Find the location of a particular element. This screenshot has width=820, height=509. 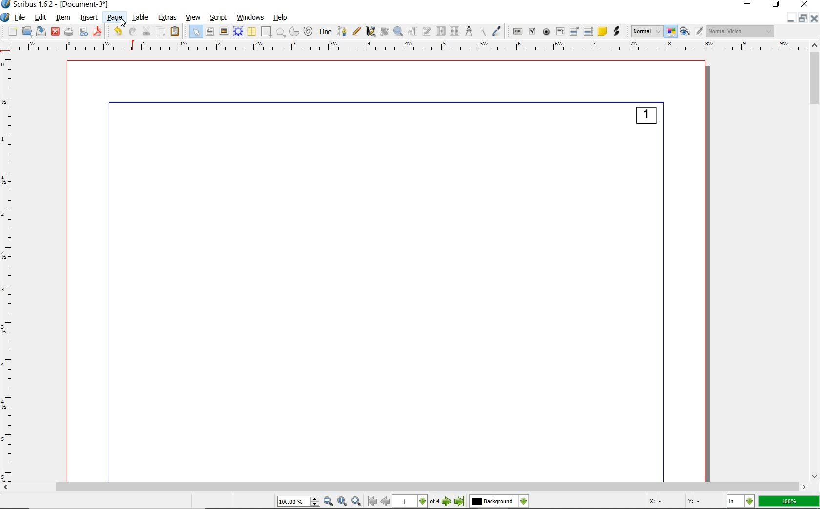

unlink text frames is located at coordinates (455, 31).